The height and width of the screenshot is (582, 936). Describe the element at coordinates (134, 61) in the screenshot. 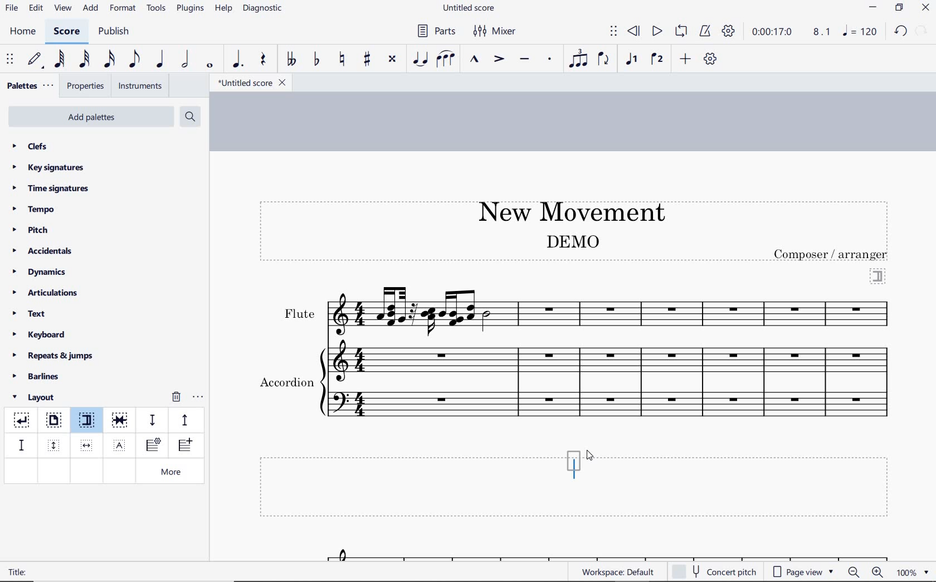

I see `eighth note` at that location.